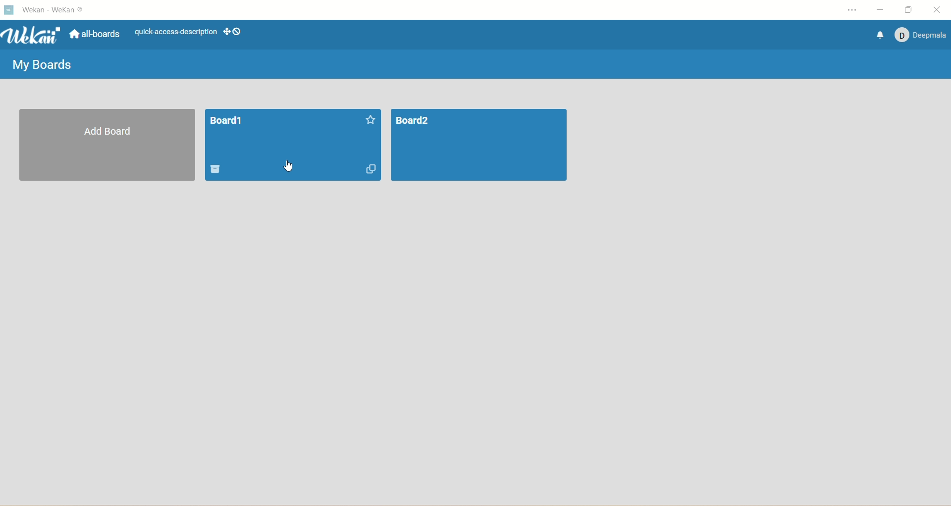 Image resolution: width=951 pixels, height=506 pixels. Describe the element at coordinates (369, 119) in the screenshot. I see `favorite` at that location.